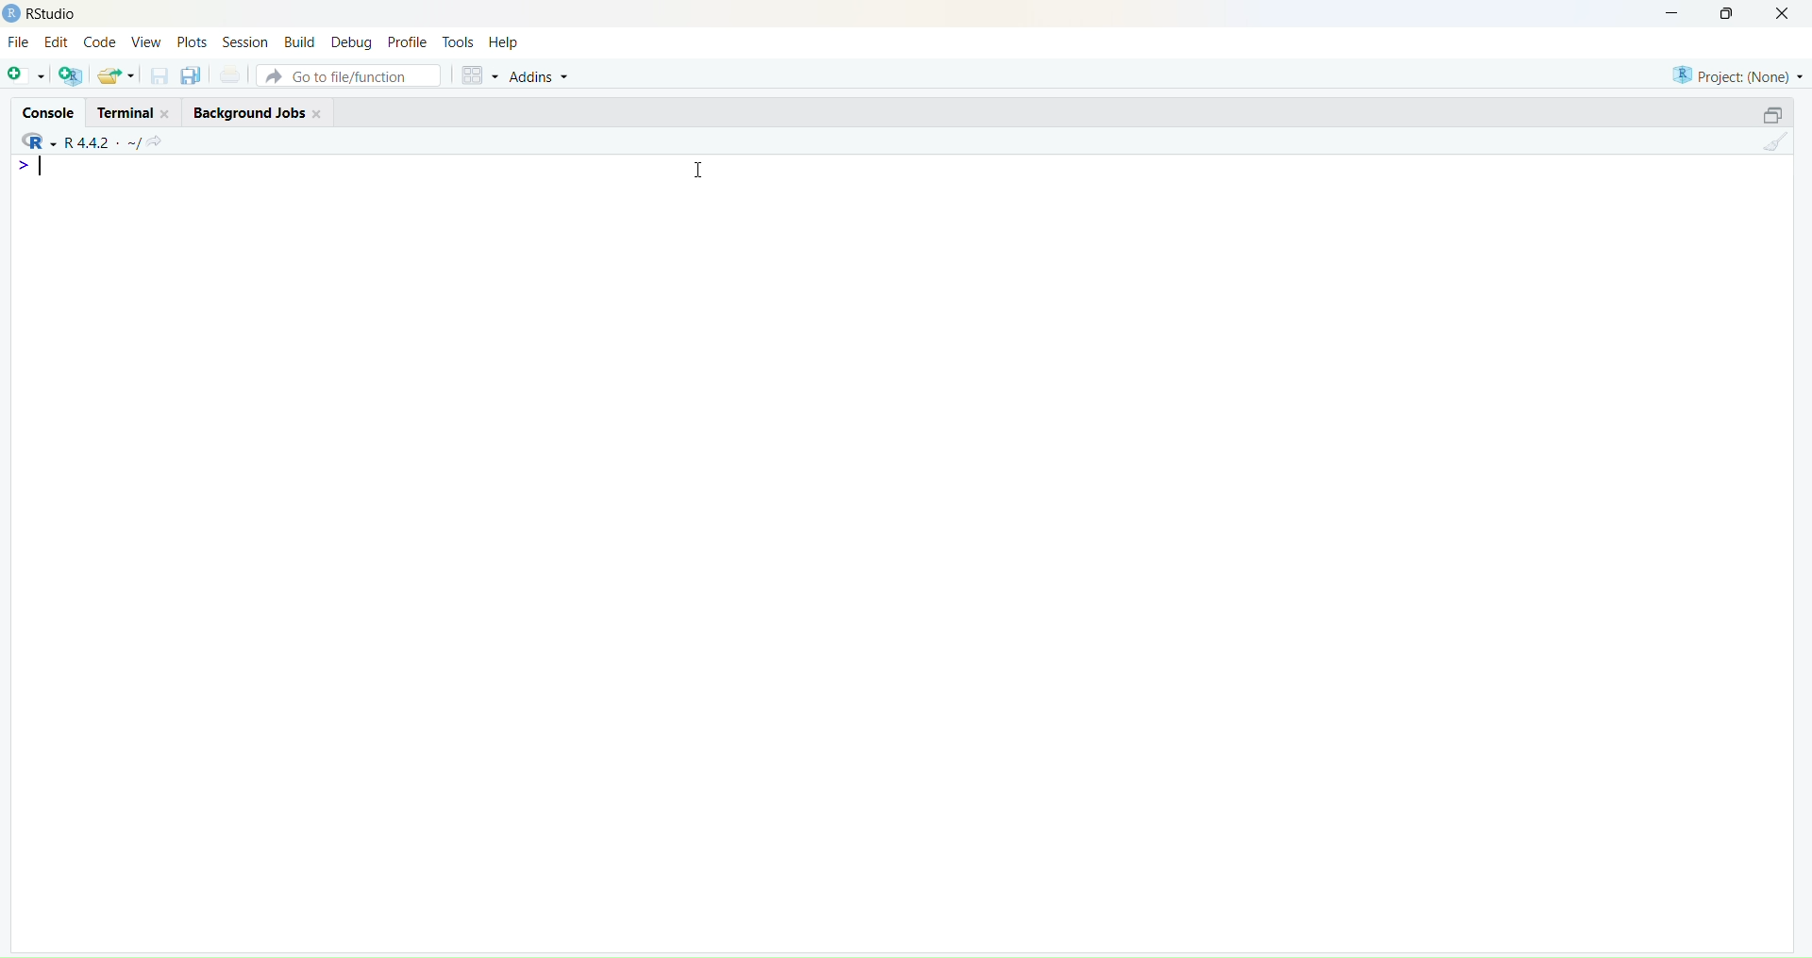  What do you see at coordinates (156, 141) in the screenshot?
I see `share icon` at bounding box center [156, 141].